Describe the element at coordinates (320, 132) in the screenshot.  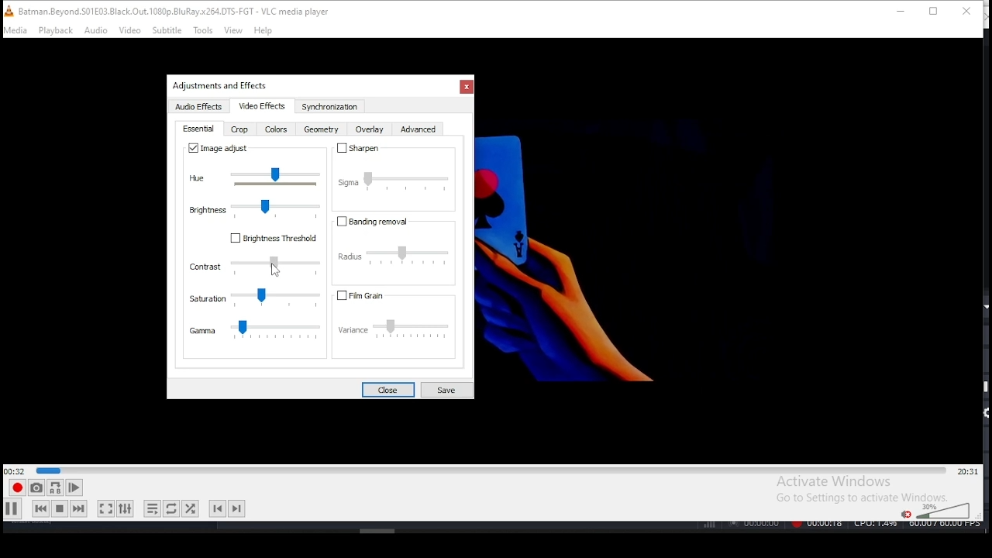
I see `geometry` at that location.